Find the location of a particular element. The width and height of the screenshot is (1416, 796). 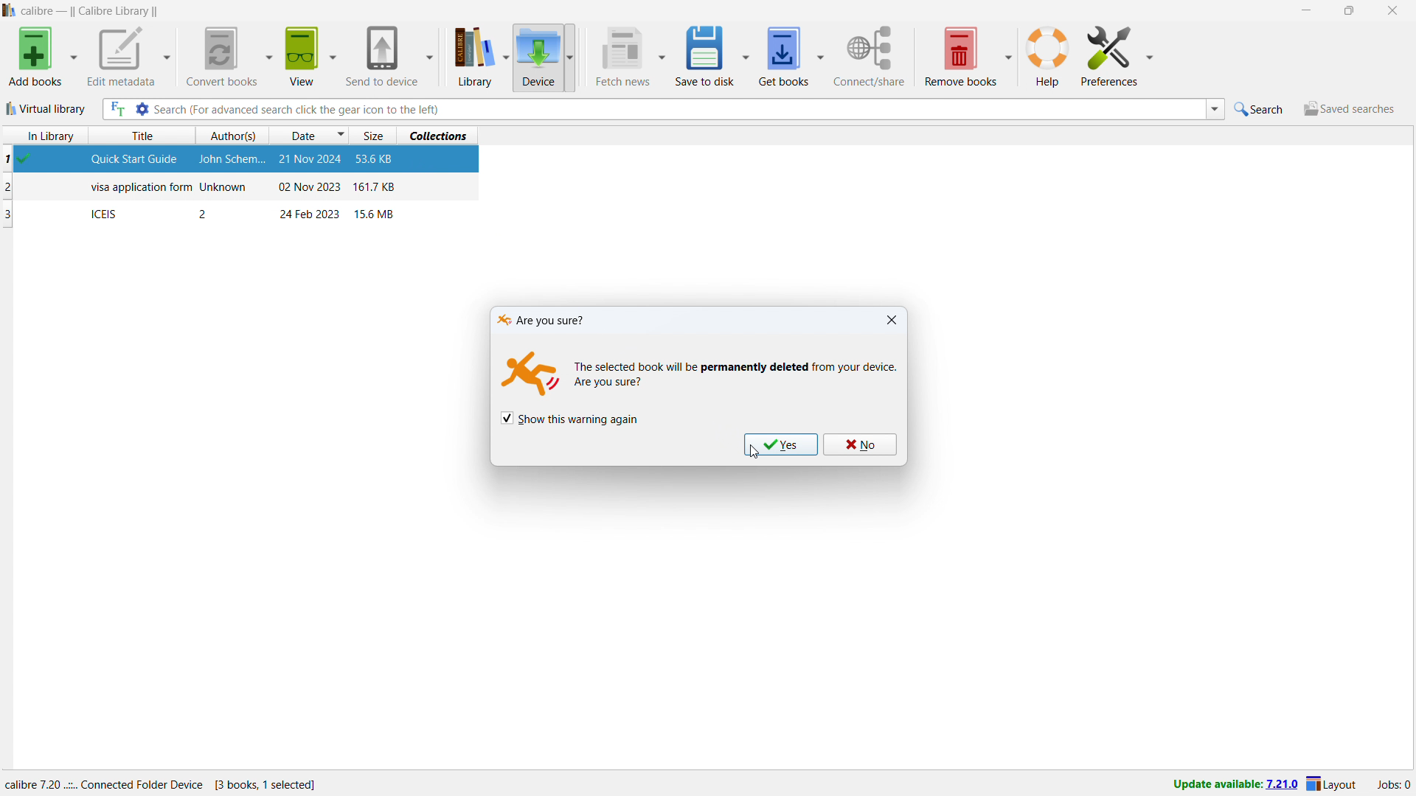

connect/share is located at coordinates (870, 56).